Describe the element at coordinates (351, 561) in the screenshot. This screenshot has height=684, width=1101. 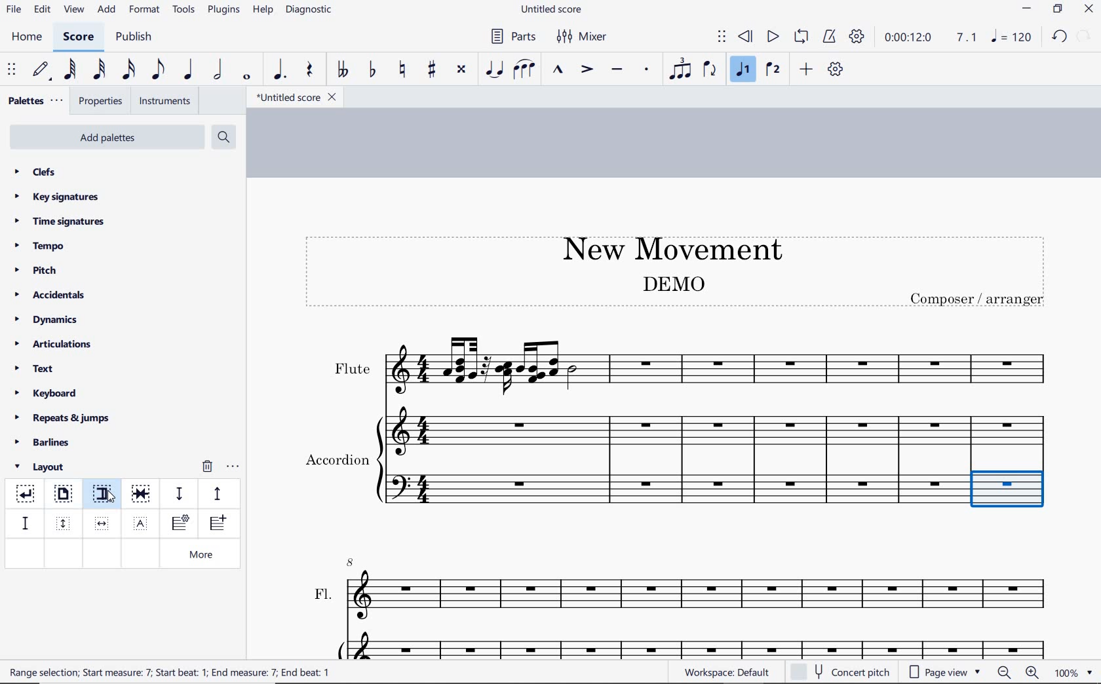
I see `8` at that location.